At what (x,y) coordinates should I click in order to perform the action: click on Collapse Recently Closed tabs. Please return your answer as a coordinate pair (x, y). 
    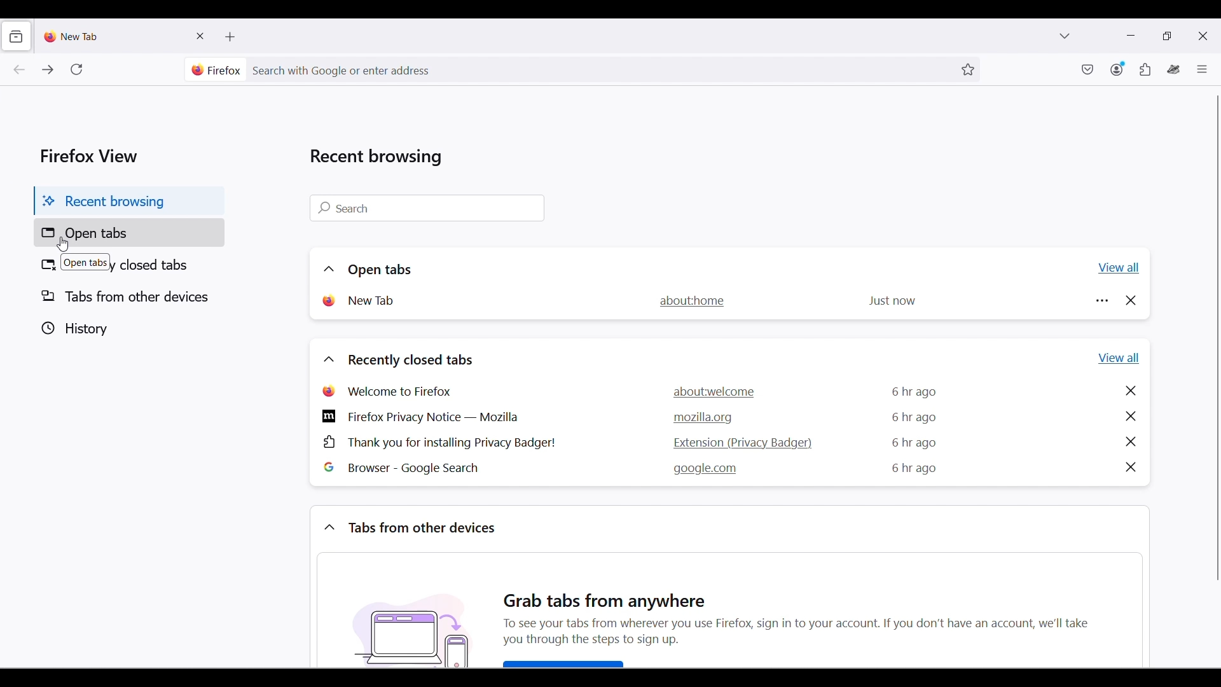
    Looking at the image, I should click on (329, 359).